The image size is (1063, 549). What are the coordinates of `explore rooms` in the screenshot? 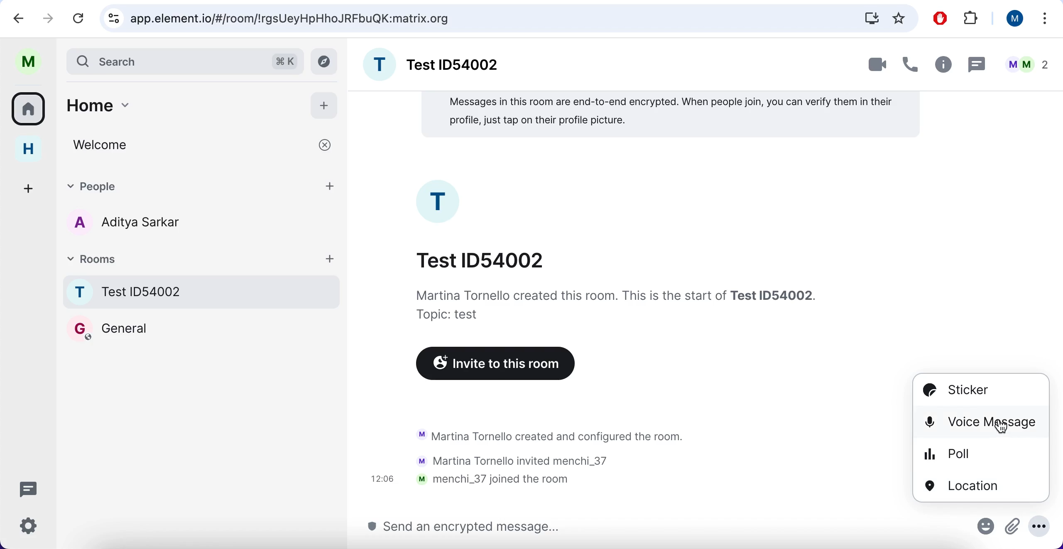 It's located at (326, 62).